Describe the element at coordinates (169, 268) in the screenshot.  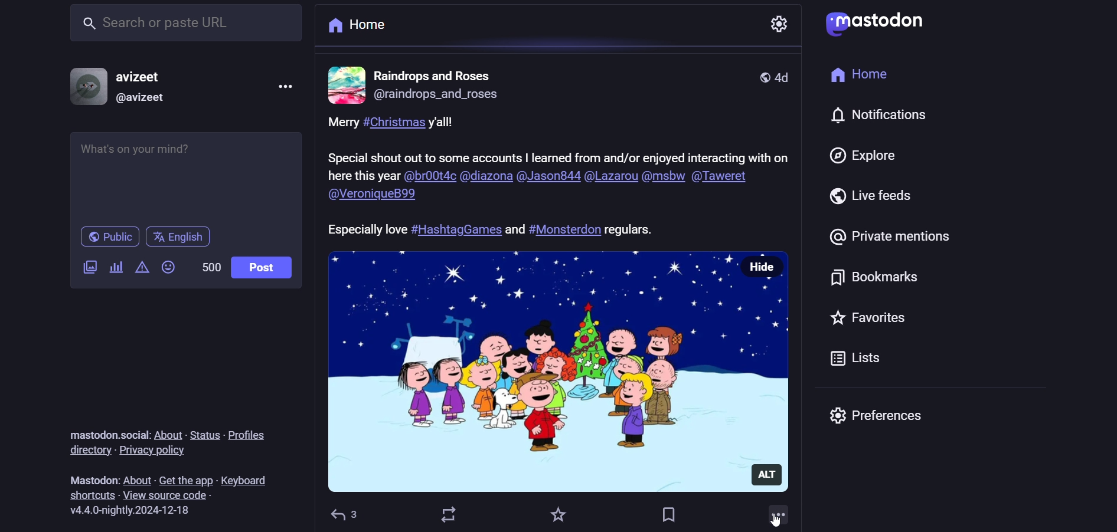
I see `emojis` at that location.